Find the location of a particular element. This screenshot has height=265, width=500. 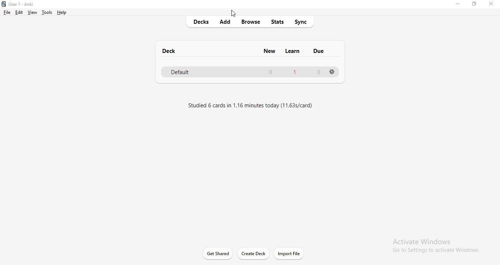

sync is located at coordinates (301, 21).